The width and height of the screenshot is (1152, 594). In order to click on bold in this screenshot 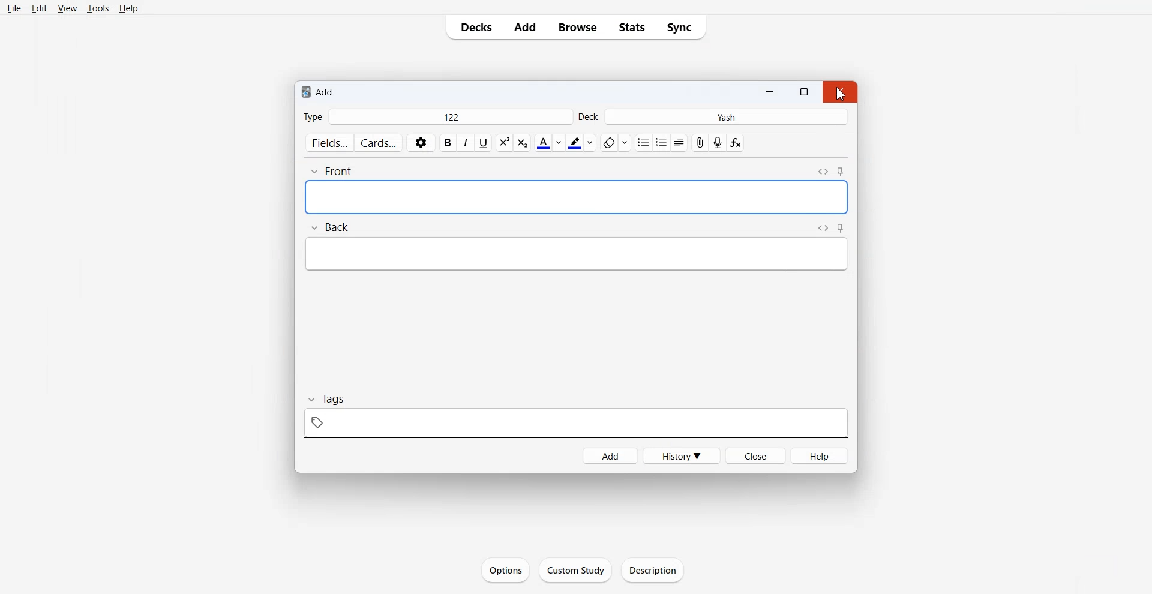, I will do `click(448, 143)`.